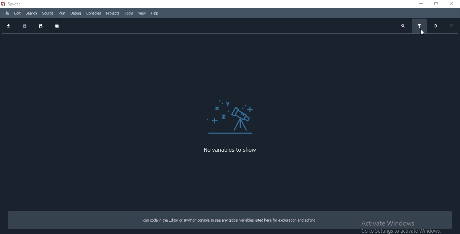 This screenshot has width=460, height=234. What do you see at coordinates (6, 13) in the screenshot?
I see `File ` at bounding box center [6, 13].